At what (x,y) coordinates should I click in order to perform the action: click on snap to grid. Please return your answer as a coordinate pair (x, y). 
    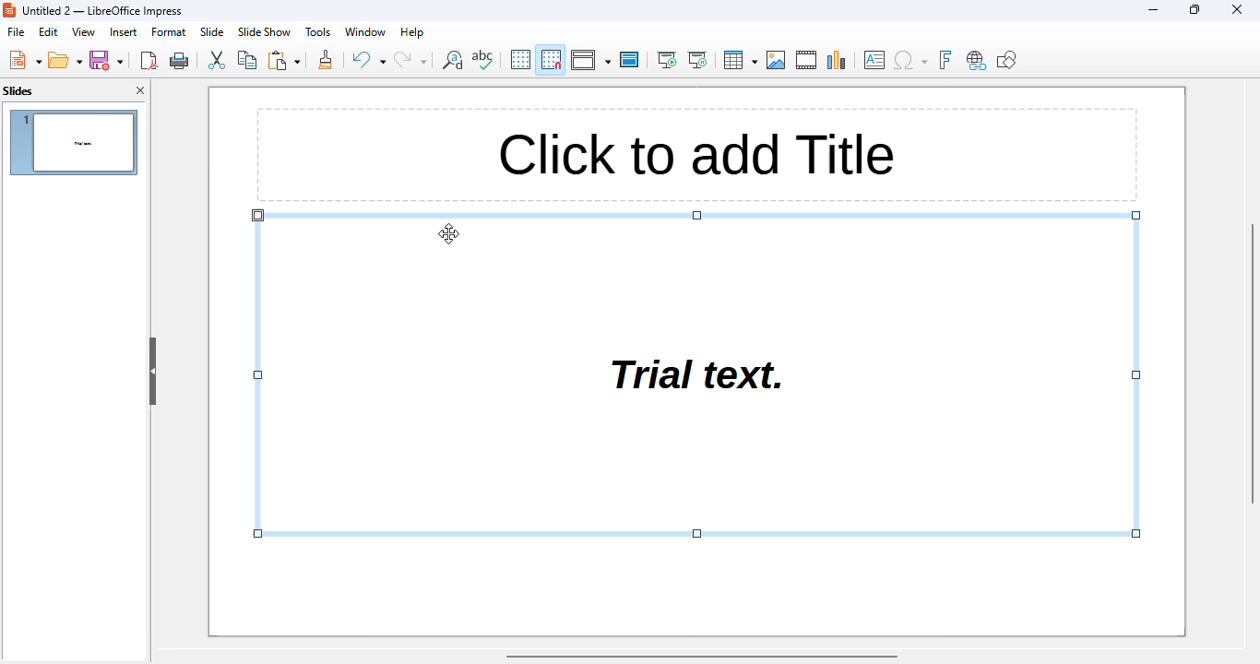
    Looking at the image, I should click on (552, 59).